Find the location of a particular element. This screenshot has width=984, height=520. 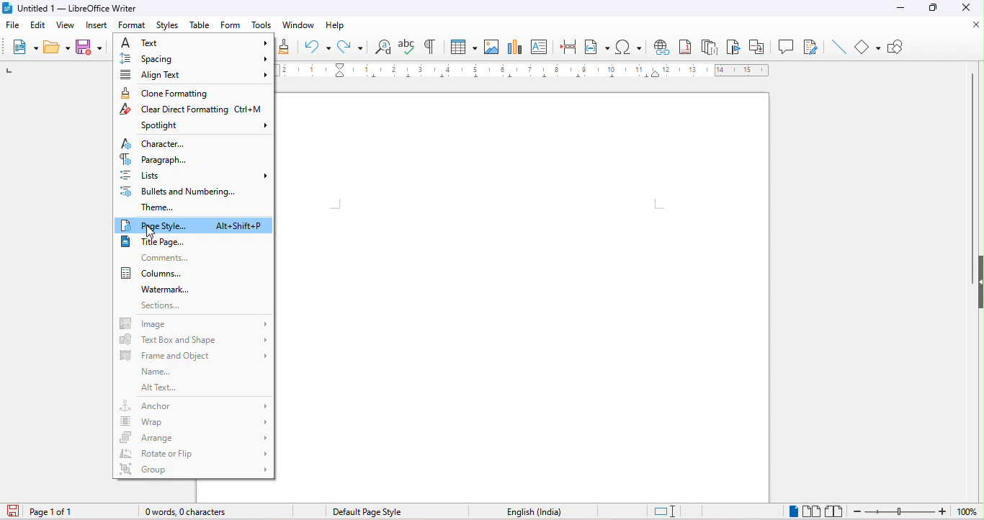

new is located at coordinates (25, 50).